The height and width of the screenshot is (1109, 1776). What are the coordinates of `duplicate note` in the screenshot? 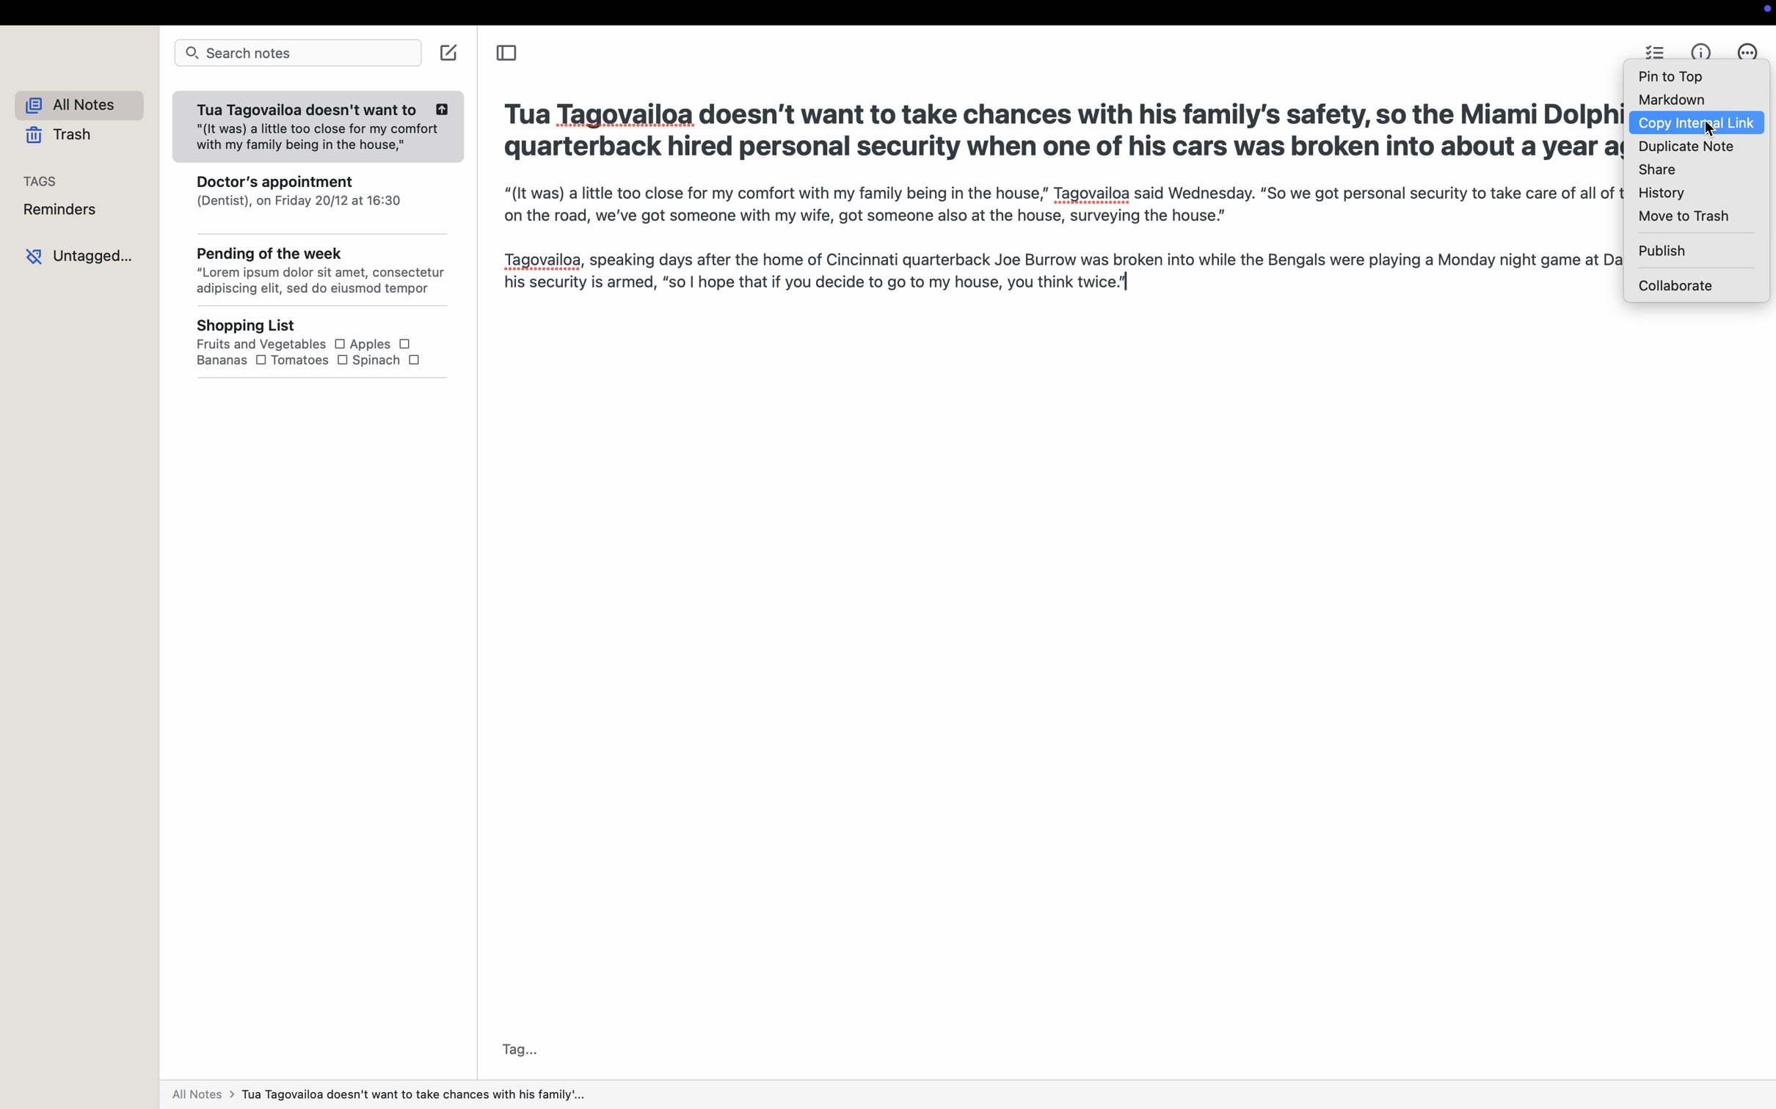 It's located at (1683, 148).